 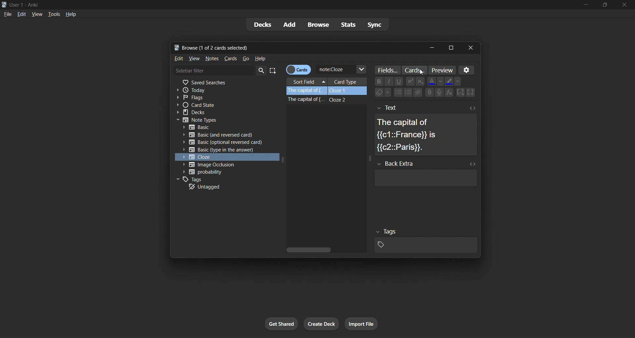 I want to click on view, so click(x=37, y=14).